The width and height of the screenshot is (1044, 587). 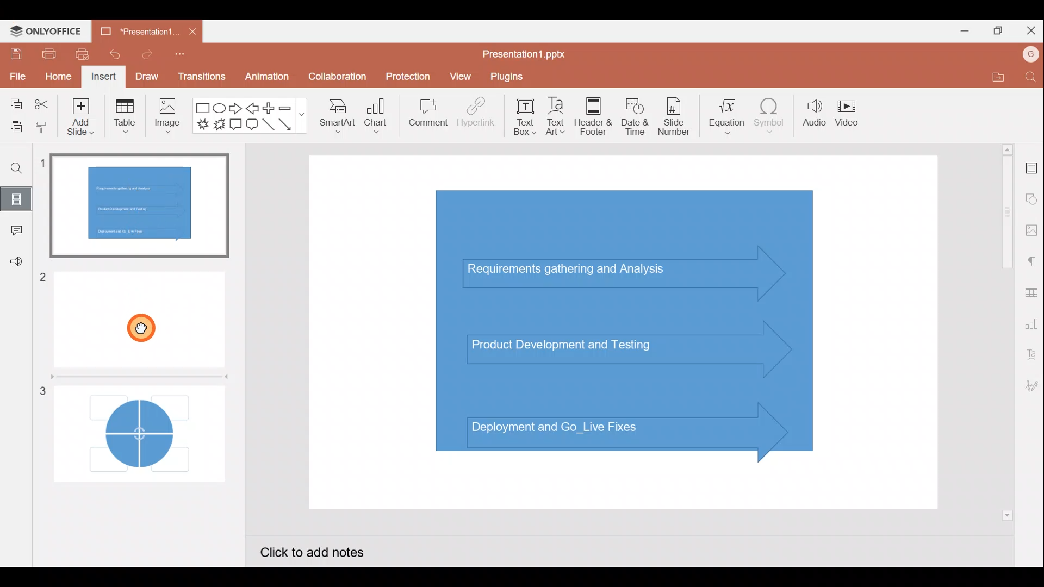 What do you see at coordinates (144, 207) in the screenshot?
I see `Slide 1` at bounding box center [144, 207].